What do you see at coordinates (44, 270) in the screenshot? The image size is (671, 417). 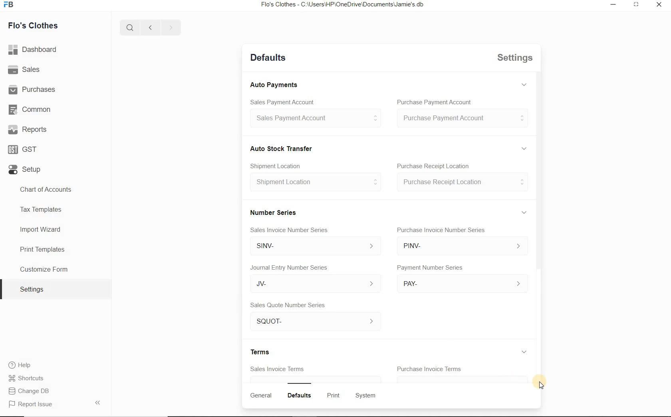 I see `Customize Form` at bounding box center [44, 270].